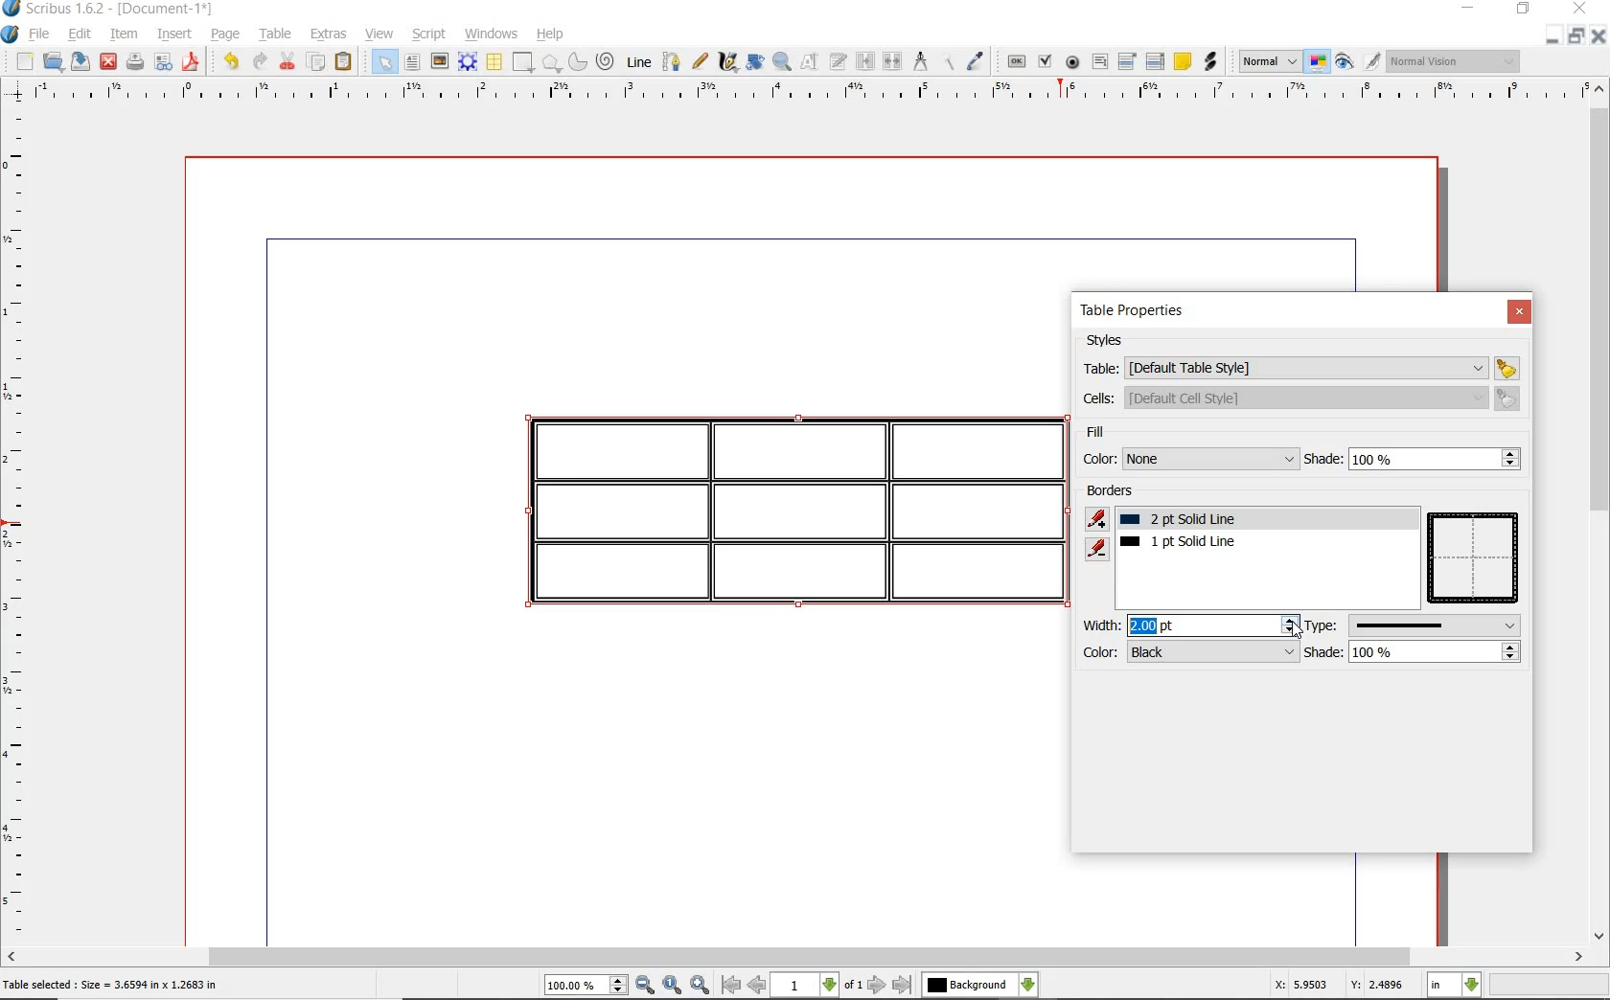 The width and height of the screenshot is (1610, 1000). Describe the element at coordinates (136, 63) in the screenshot. I see `print` at that location.